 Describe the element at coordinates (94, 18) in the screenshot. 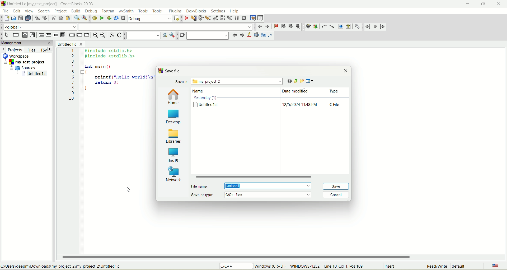

I see `build` at that location.